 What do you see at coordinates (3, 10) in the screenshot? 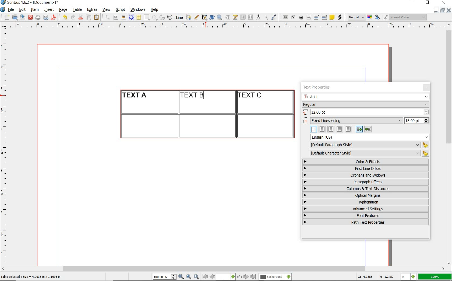
I see `system logo` at bounding box center [3, 10].